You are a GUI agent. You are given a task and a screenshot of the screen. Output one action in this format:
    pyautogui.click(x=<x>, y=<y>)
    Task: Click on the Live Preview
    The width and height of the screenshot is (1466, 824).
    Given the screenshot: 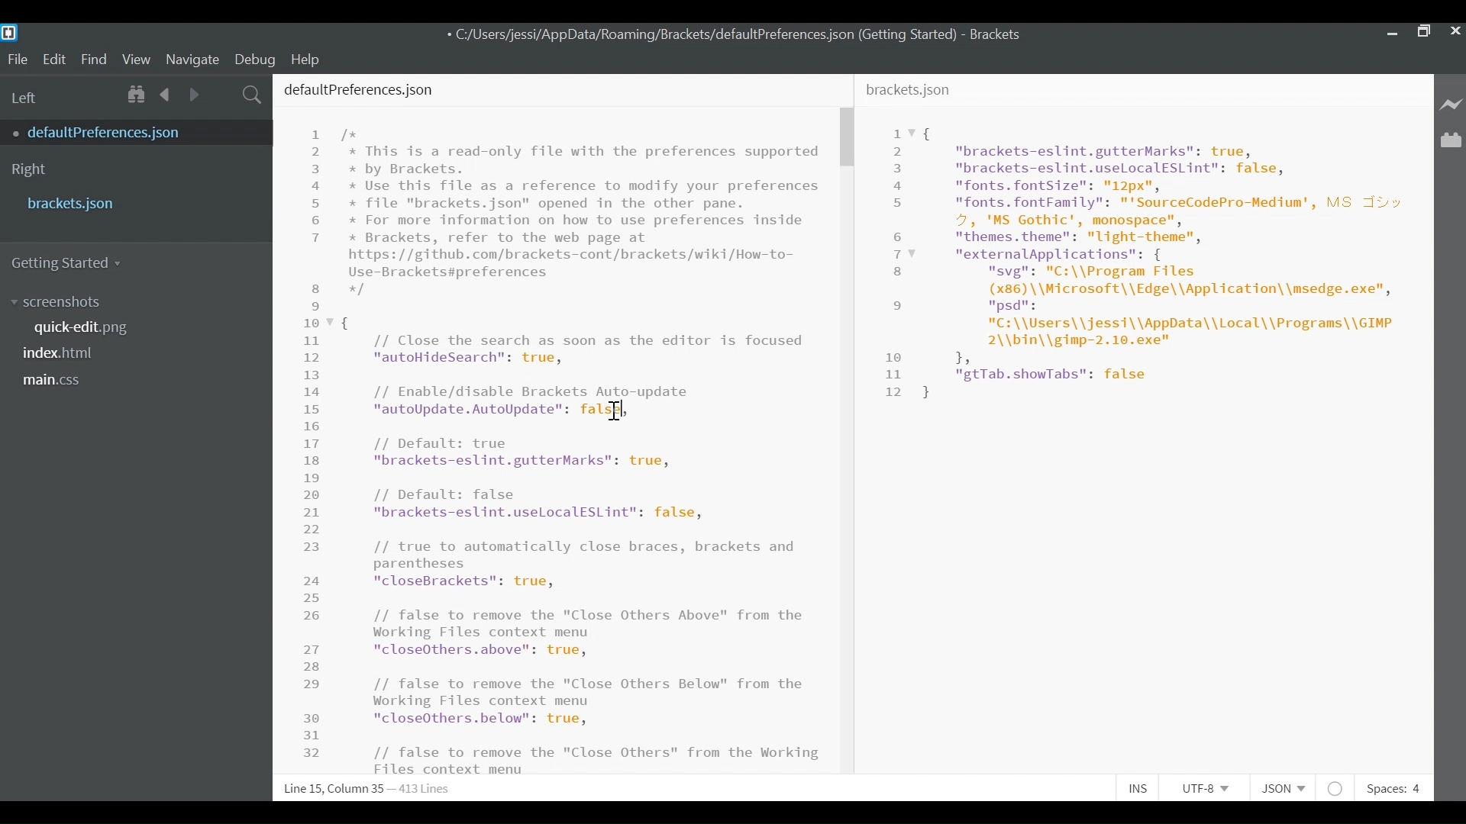 What is the action you would take?
    pyautogui.click(x=1449, y=103)
    